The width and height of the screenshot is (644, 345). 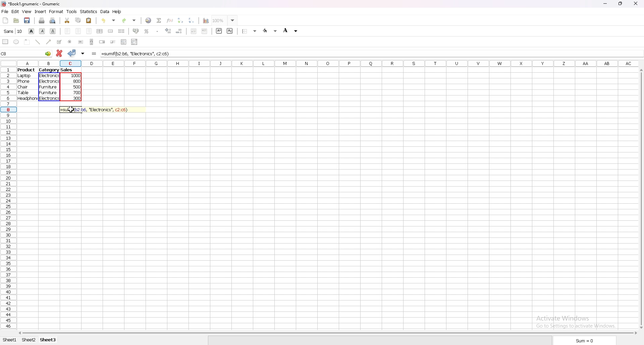 What do you see at coordinates (194, 31) in the screenshot?
I see `decrease indent` at bounding box center [194, 31].